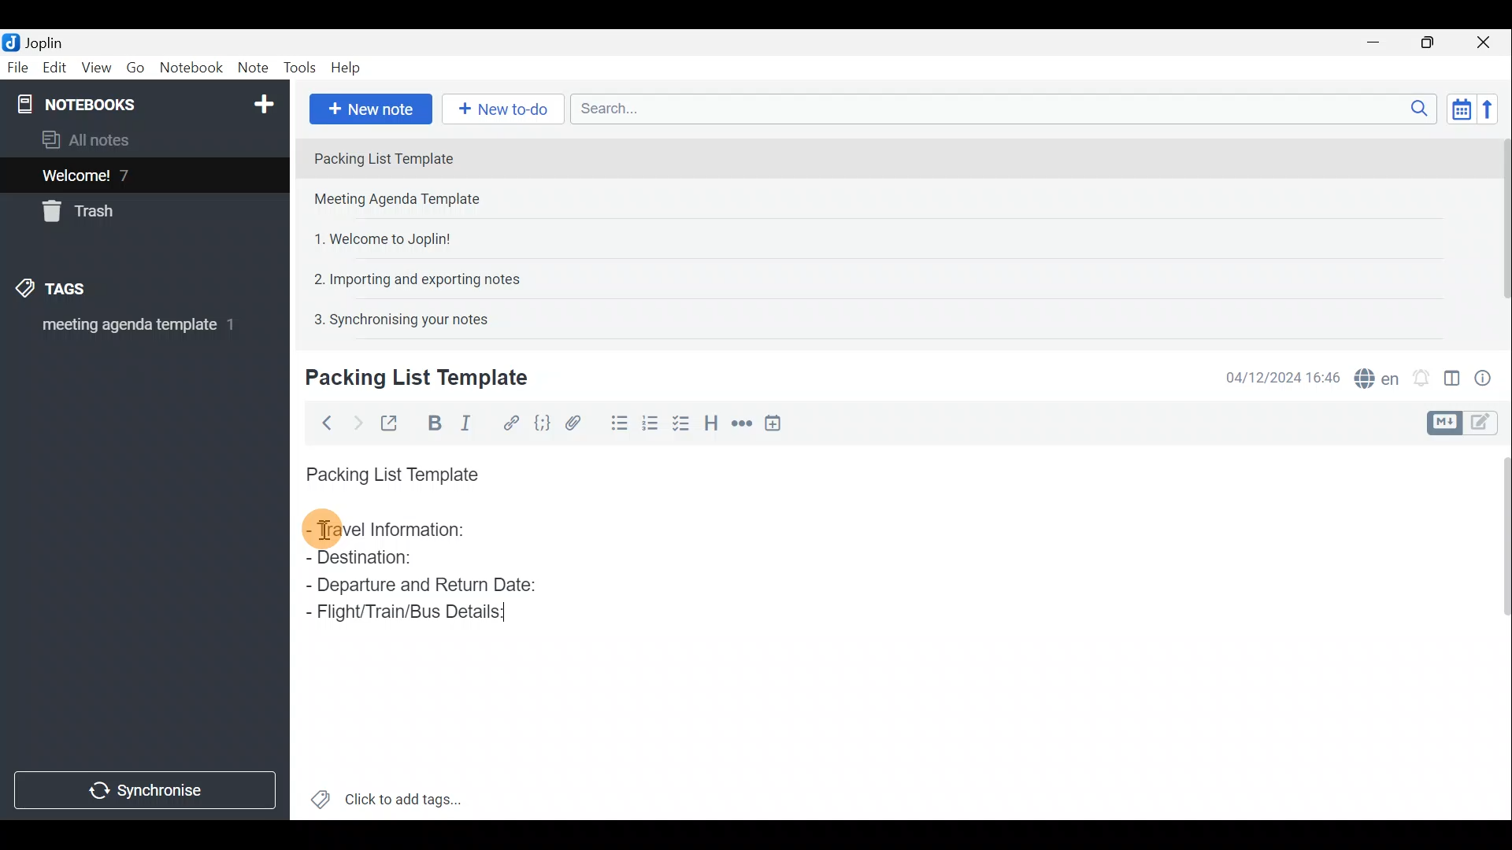 This screenshot has height=850, width=1512. Describe the element at coordinates (348, 69) in the screenshot. I see `Help` at that location.